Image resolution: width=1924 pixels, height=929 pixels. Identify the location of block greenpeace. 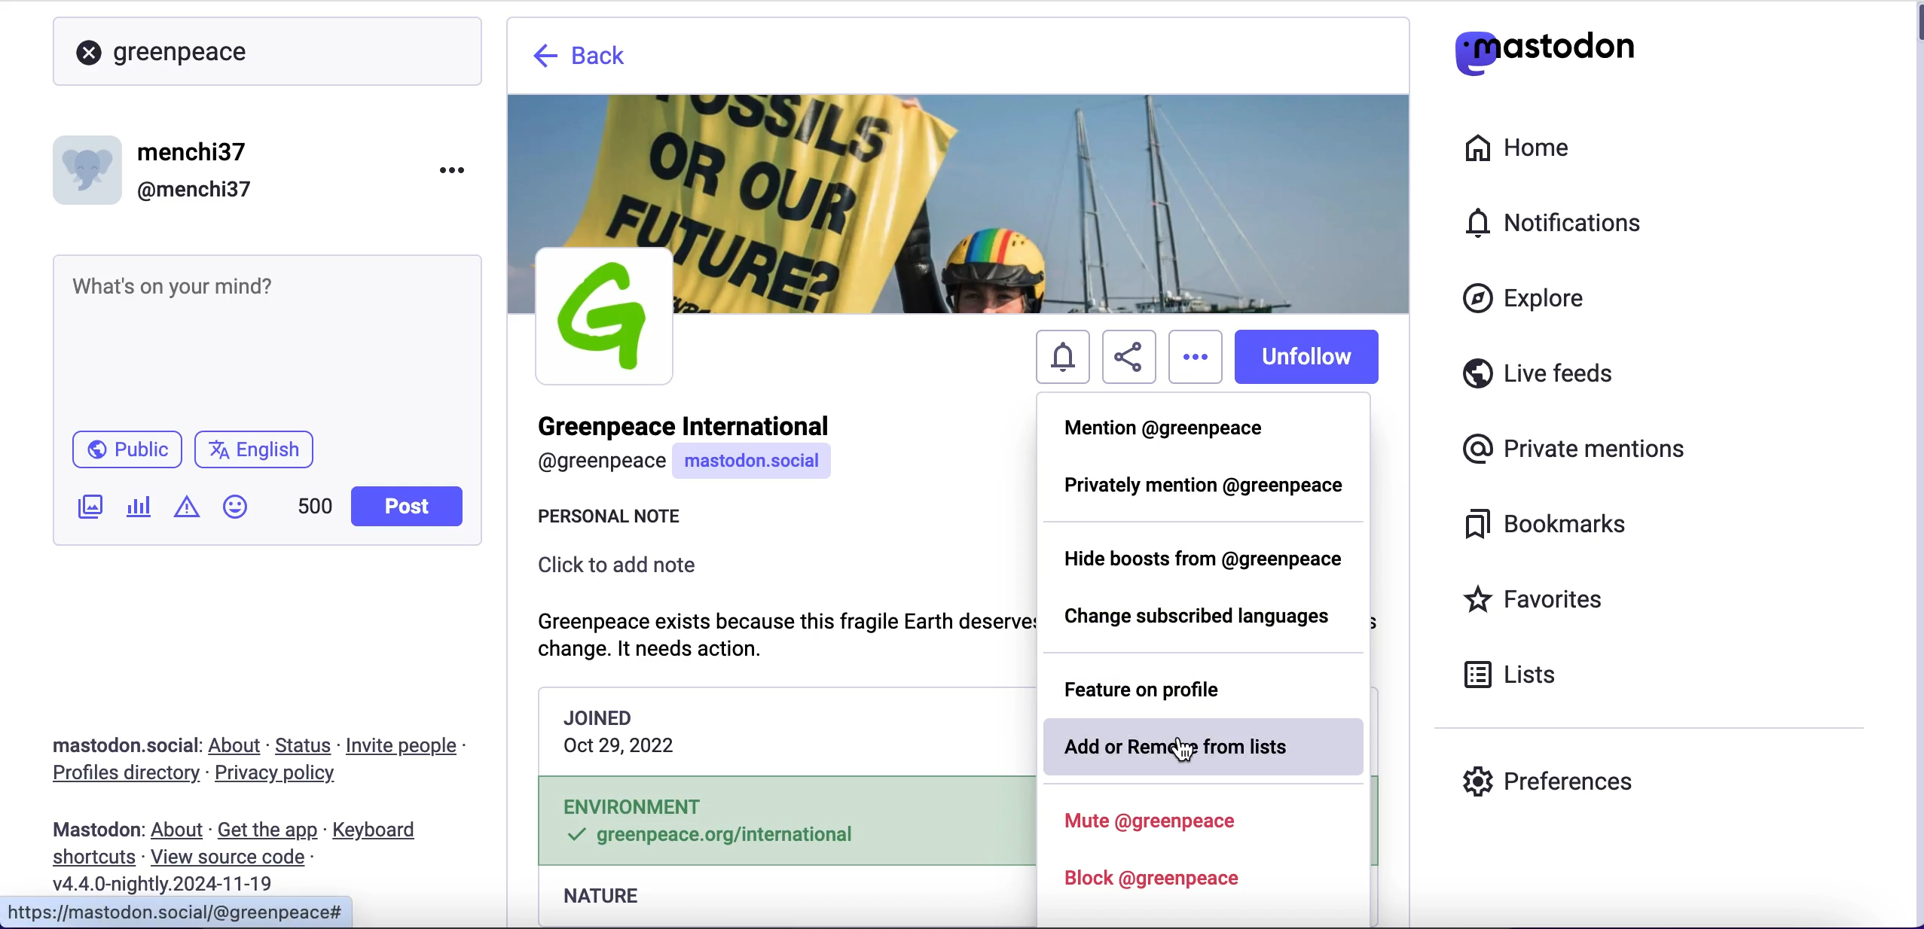
(1157, 877).